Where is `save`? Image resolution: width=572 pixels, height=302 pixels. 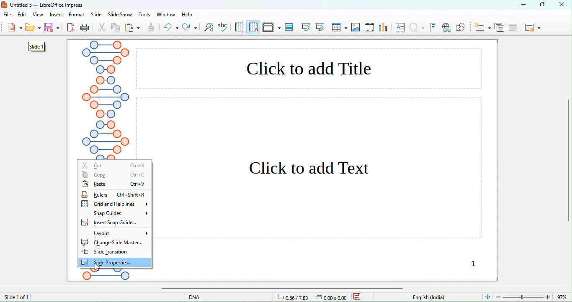 save is located at coordinates (53, 27).